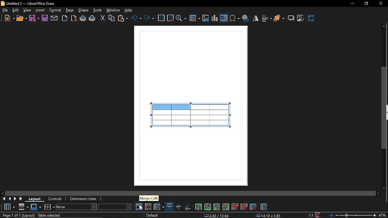  What do you see at coordinates (244, 207) in the screenshot?
I see `delete column` at bounding box center [244, 207].